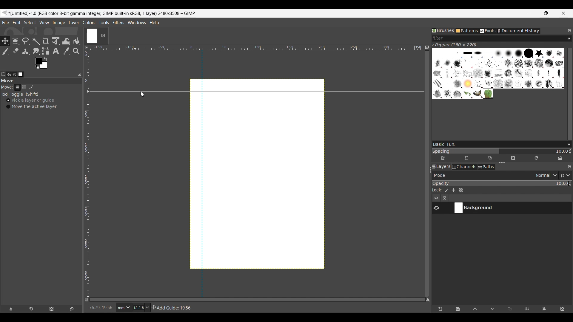 This screenshot has height=322, width=573. Describe the element at coordinates (562, 309) in the screenshot. I see `Delete layer` at that location.